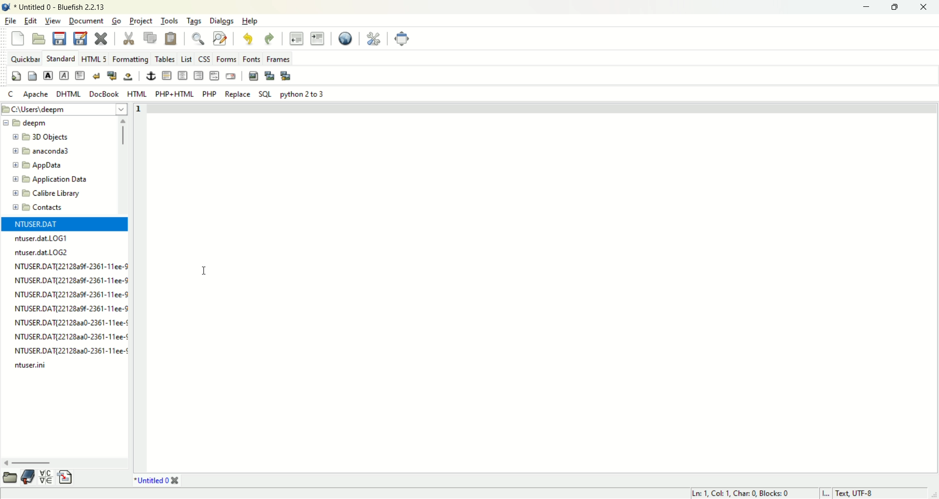 The height and width of the screenshot is (499, 939). I want to click on NTUSER.DATI?22128a0f-2361-11ee-C, so click(70, 294).